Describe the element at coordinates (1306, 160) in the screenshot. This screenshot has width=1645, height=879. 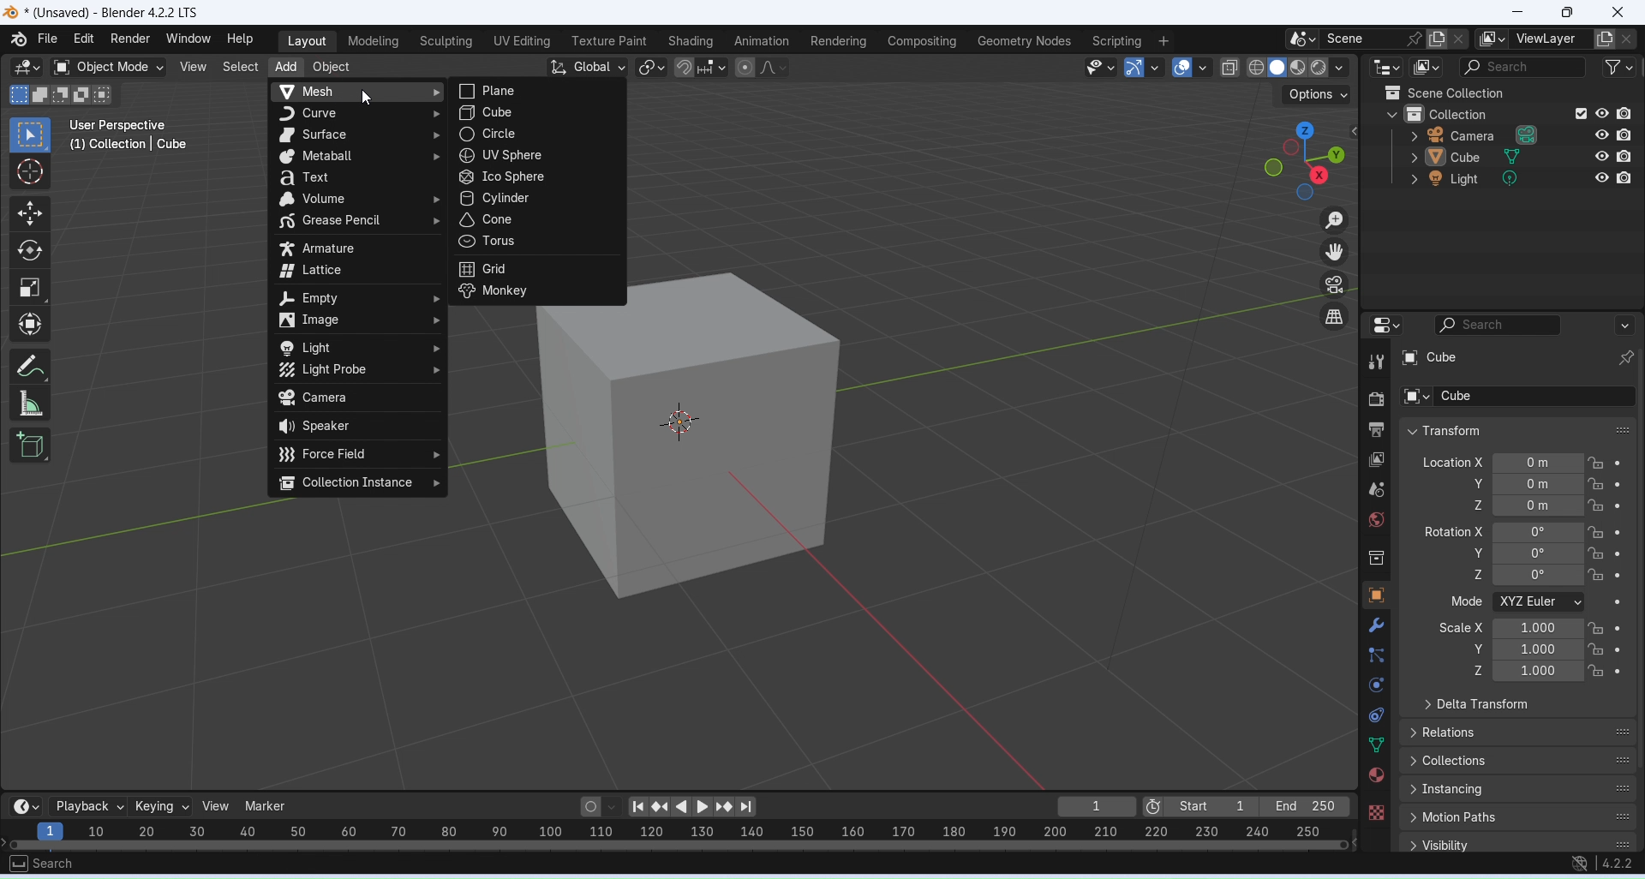
I see `Click` at that location.